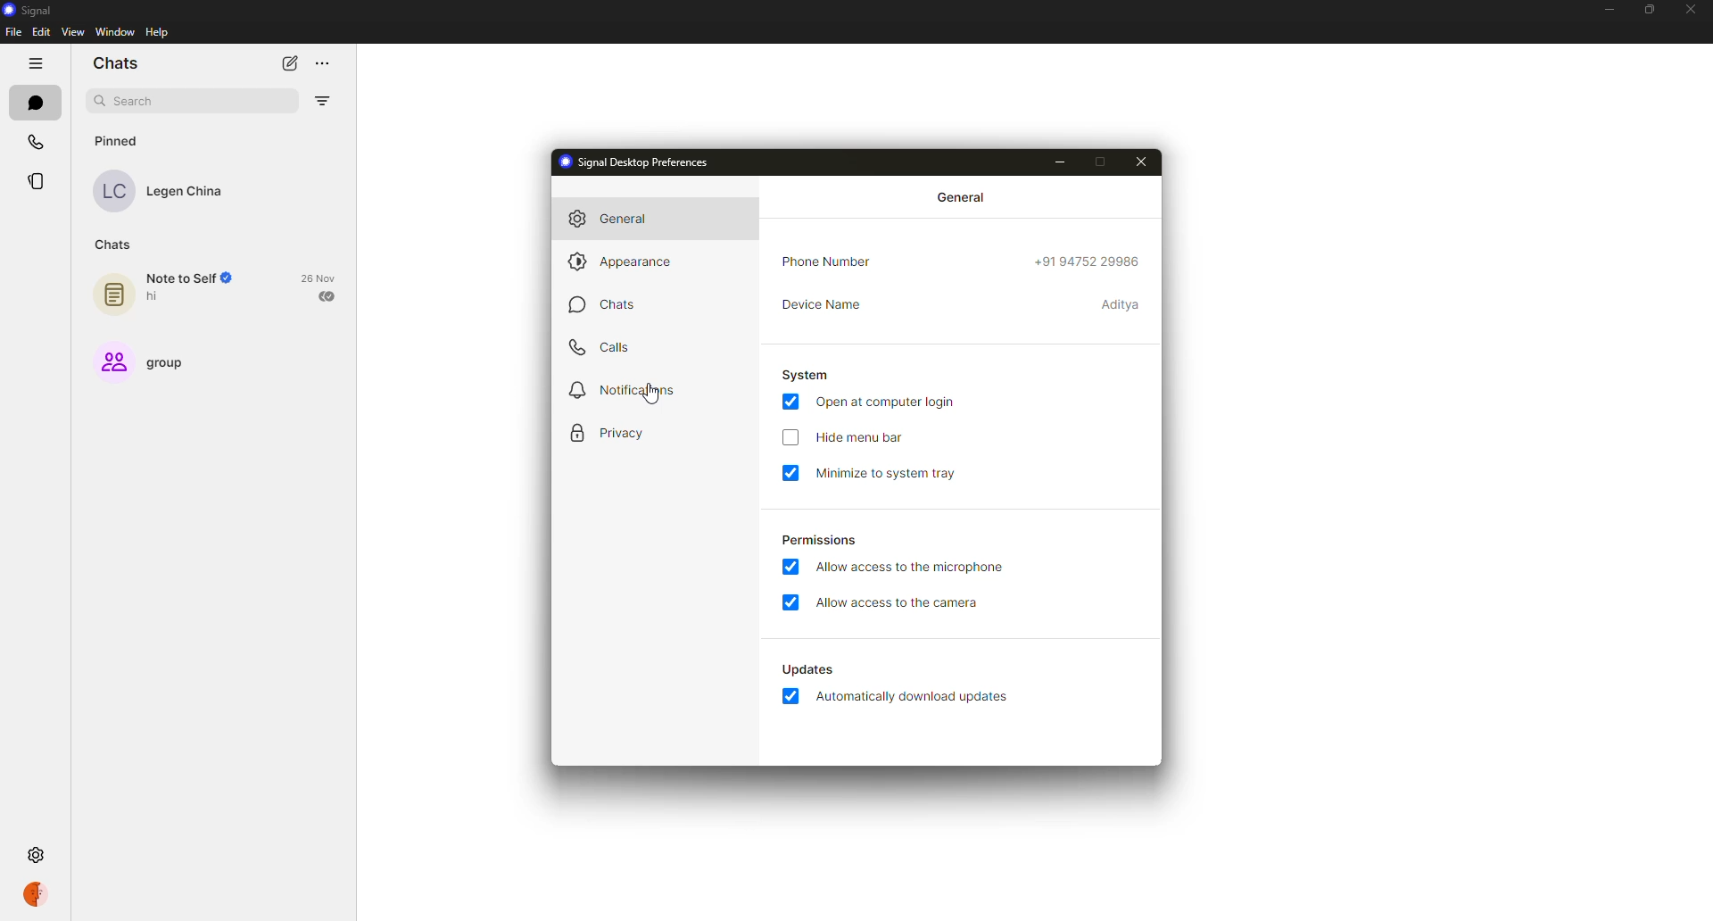 The width and height of the screenshot is (1713, 921). I want to click on privacy, so click(610, 431).